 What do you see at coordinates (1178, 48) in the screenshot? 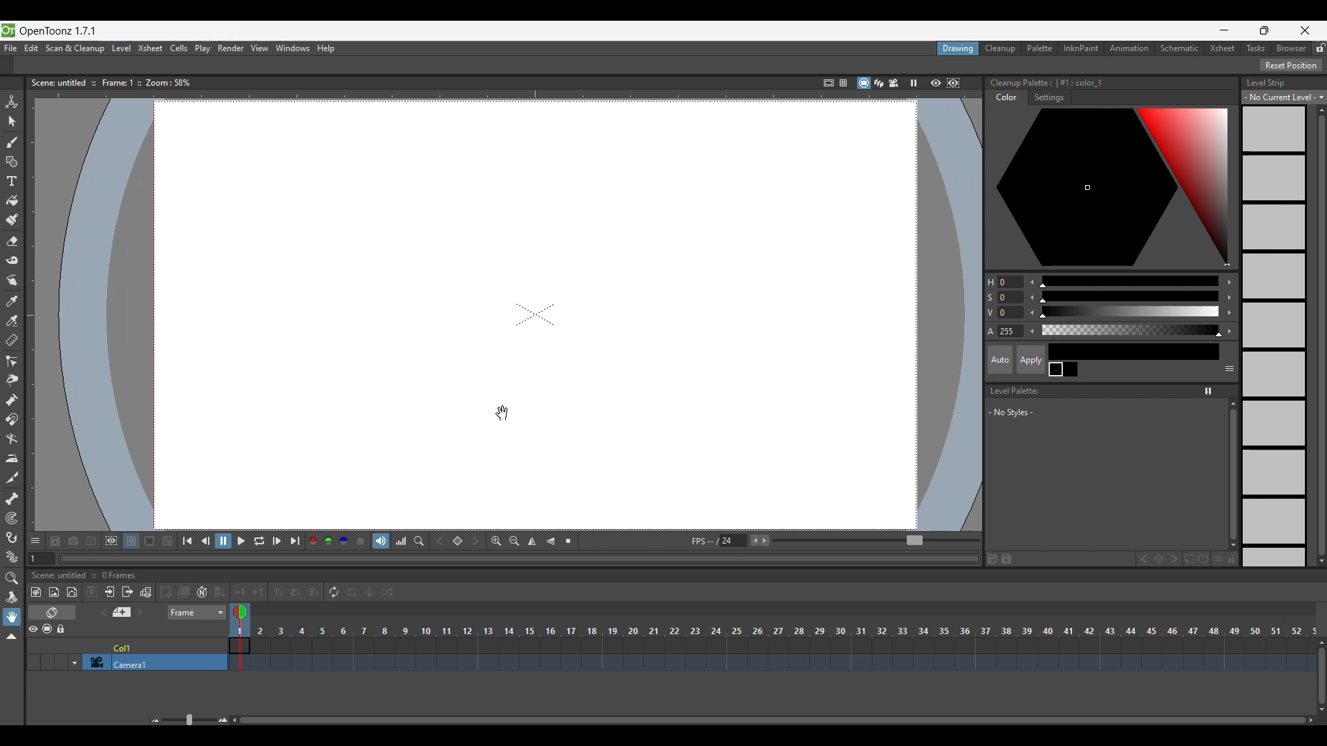
I see `Schematic` at bounding box center [1178, 48].